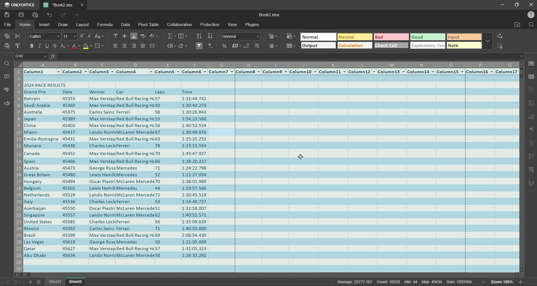  What do you see at coordinates (529, 15) in the screenshot?
I see `profile` at bounding box center [529, 15].